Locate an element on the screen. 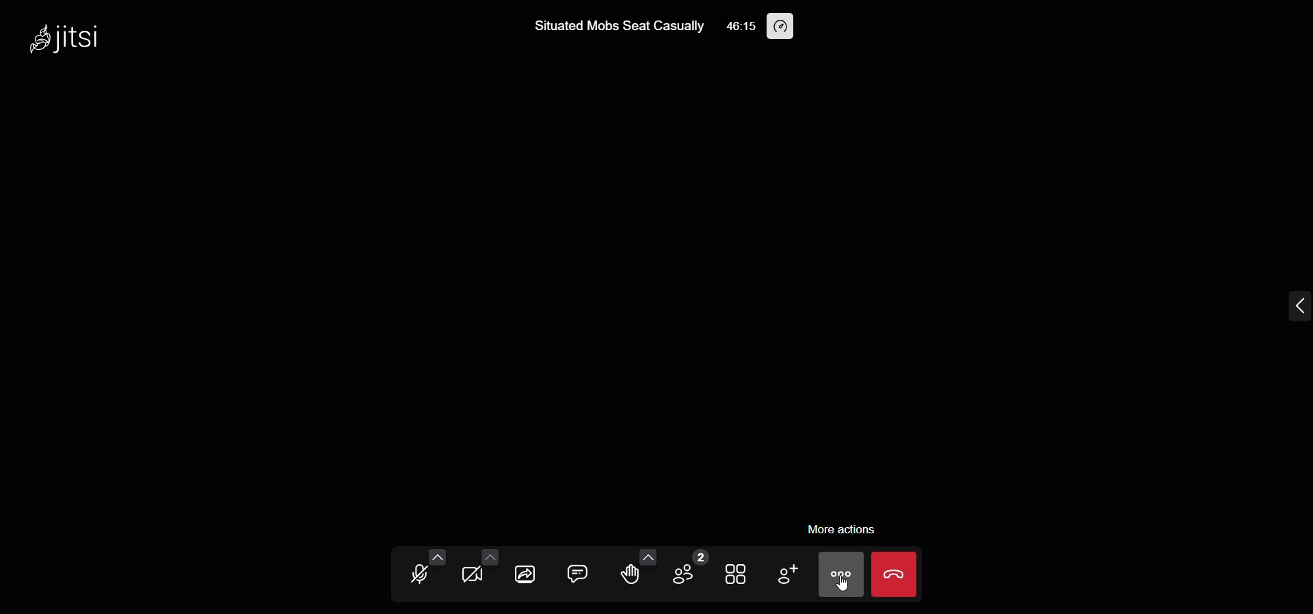  raise hand is located at coordinates (632, 576).